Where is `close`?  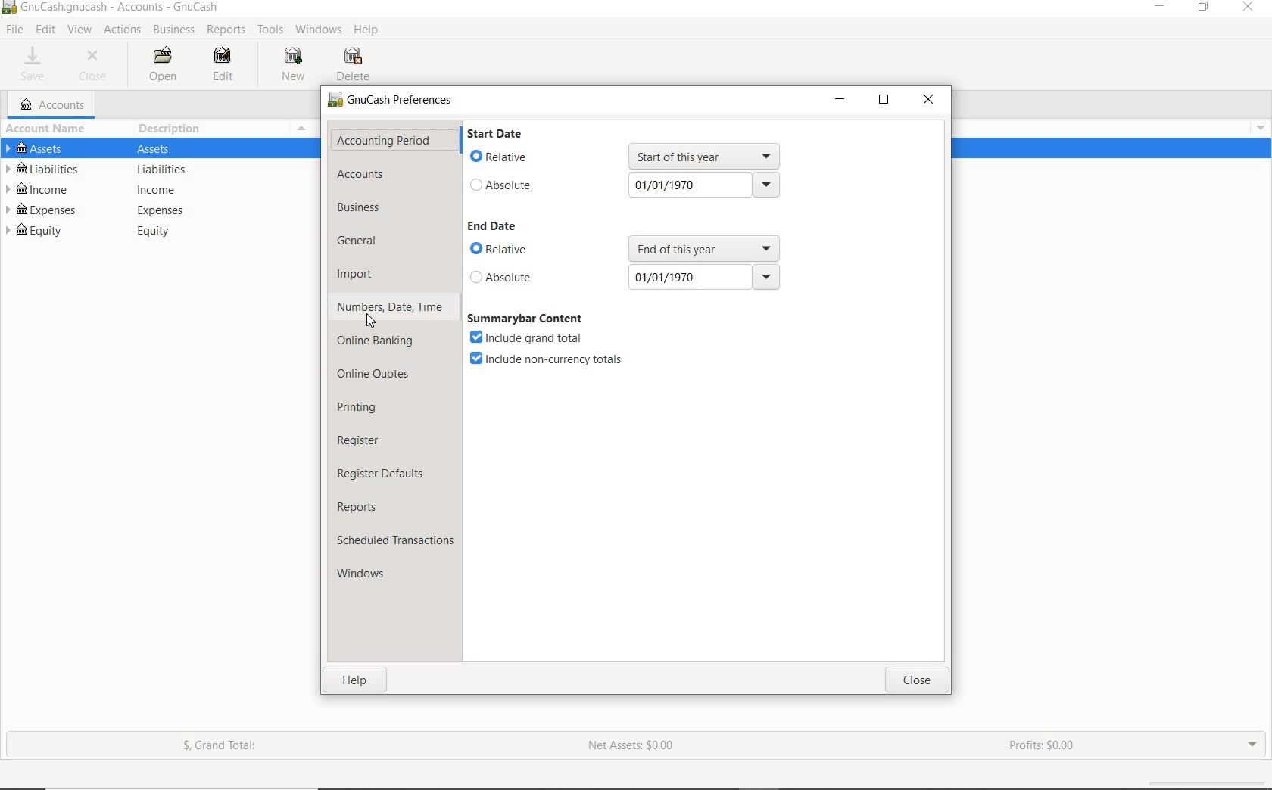
close is located at coordinates (916, 681).